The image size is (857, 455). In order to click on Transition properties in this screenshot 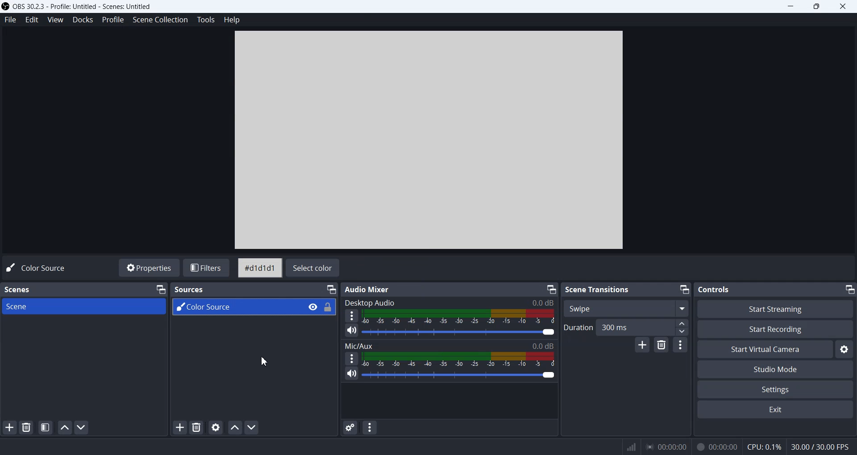, I will do `click(680, 344)`.